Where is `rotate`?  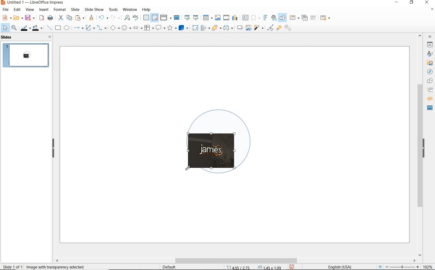 rotate is located at coordinates (194, 27).